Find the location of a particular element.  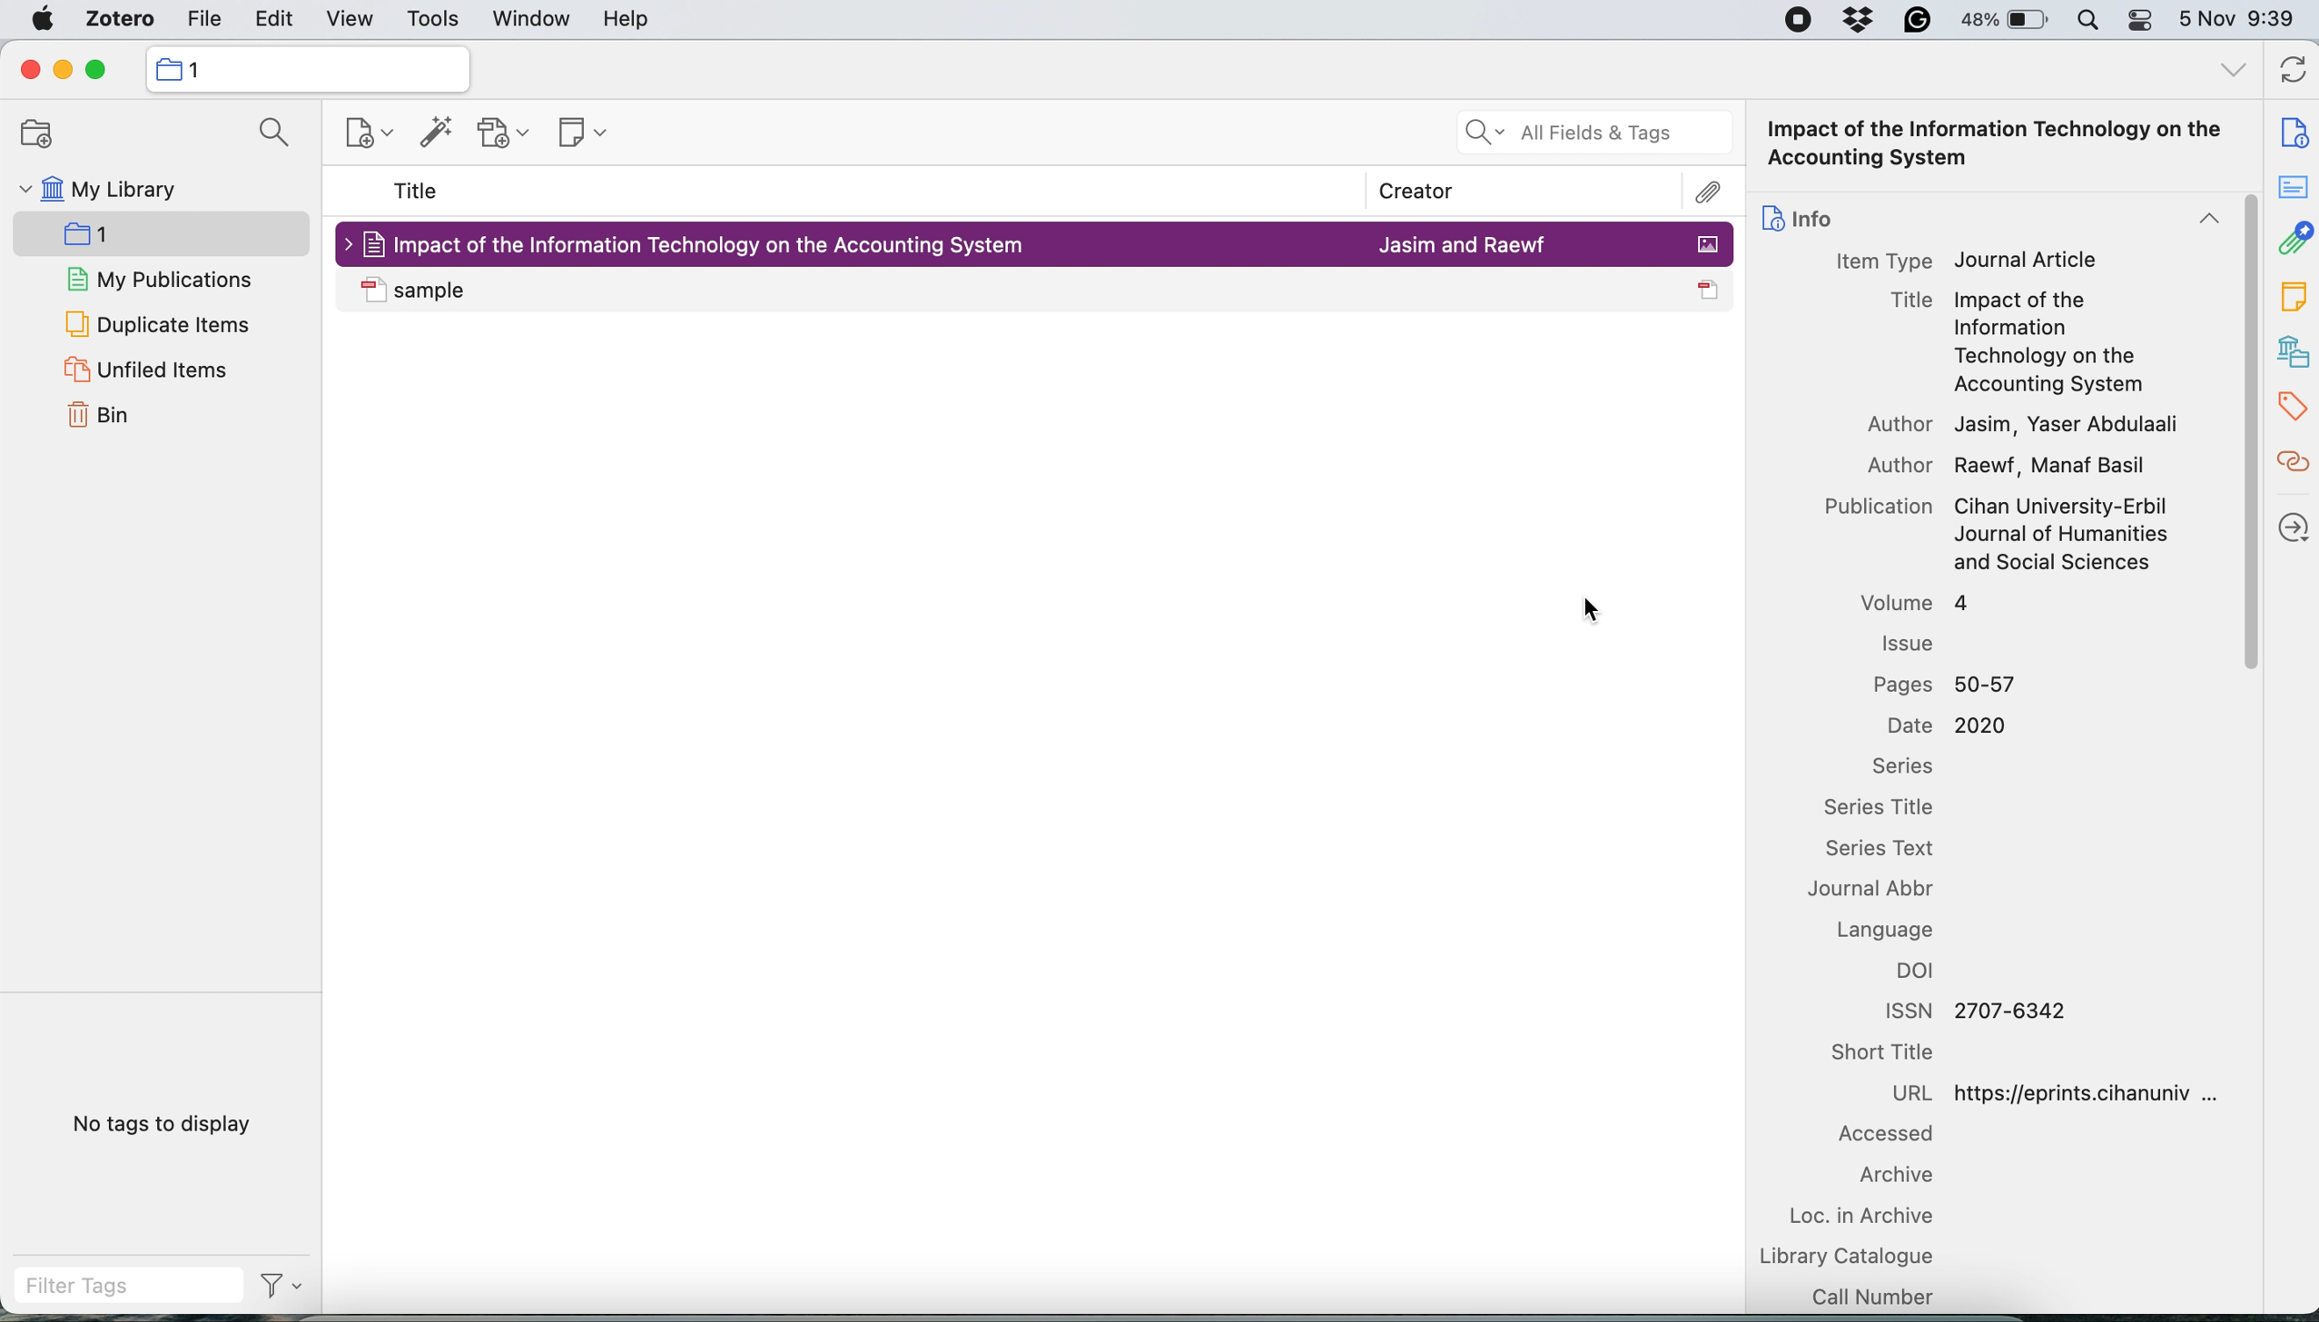

info is located at coordinates (1990, 218).